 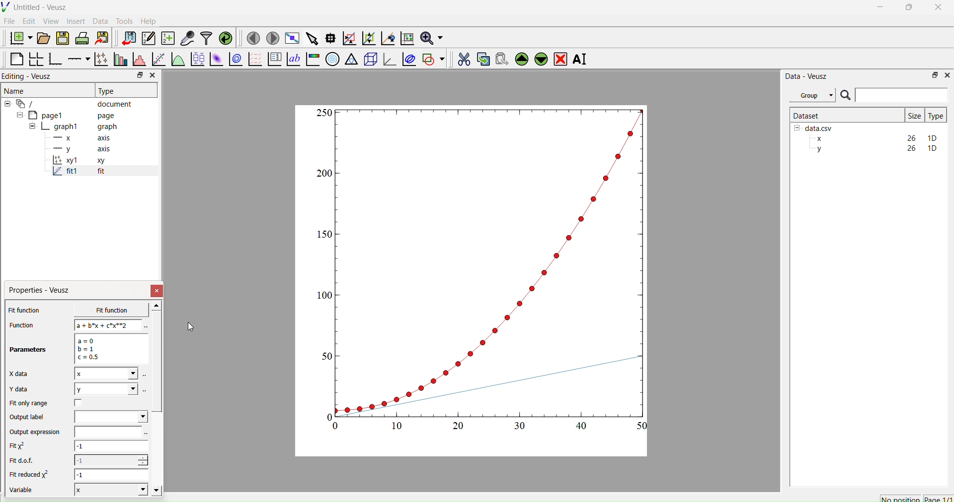 I want to click on Insert, so click(x=78, y=21).